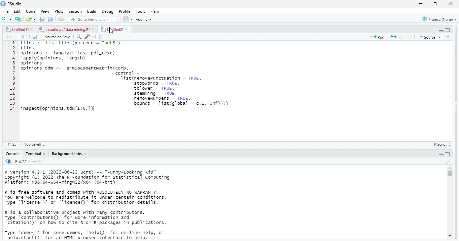  I want to click on cursor movement, so click(112, 31).